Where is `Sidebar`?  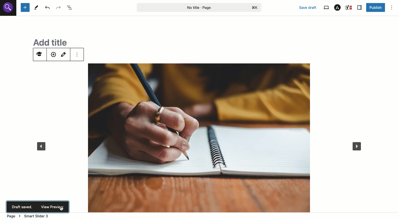 Sidebar is located at coordinates (360, 7).